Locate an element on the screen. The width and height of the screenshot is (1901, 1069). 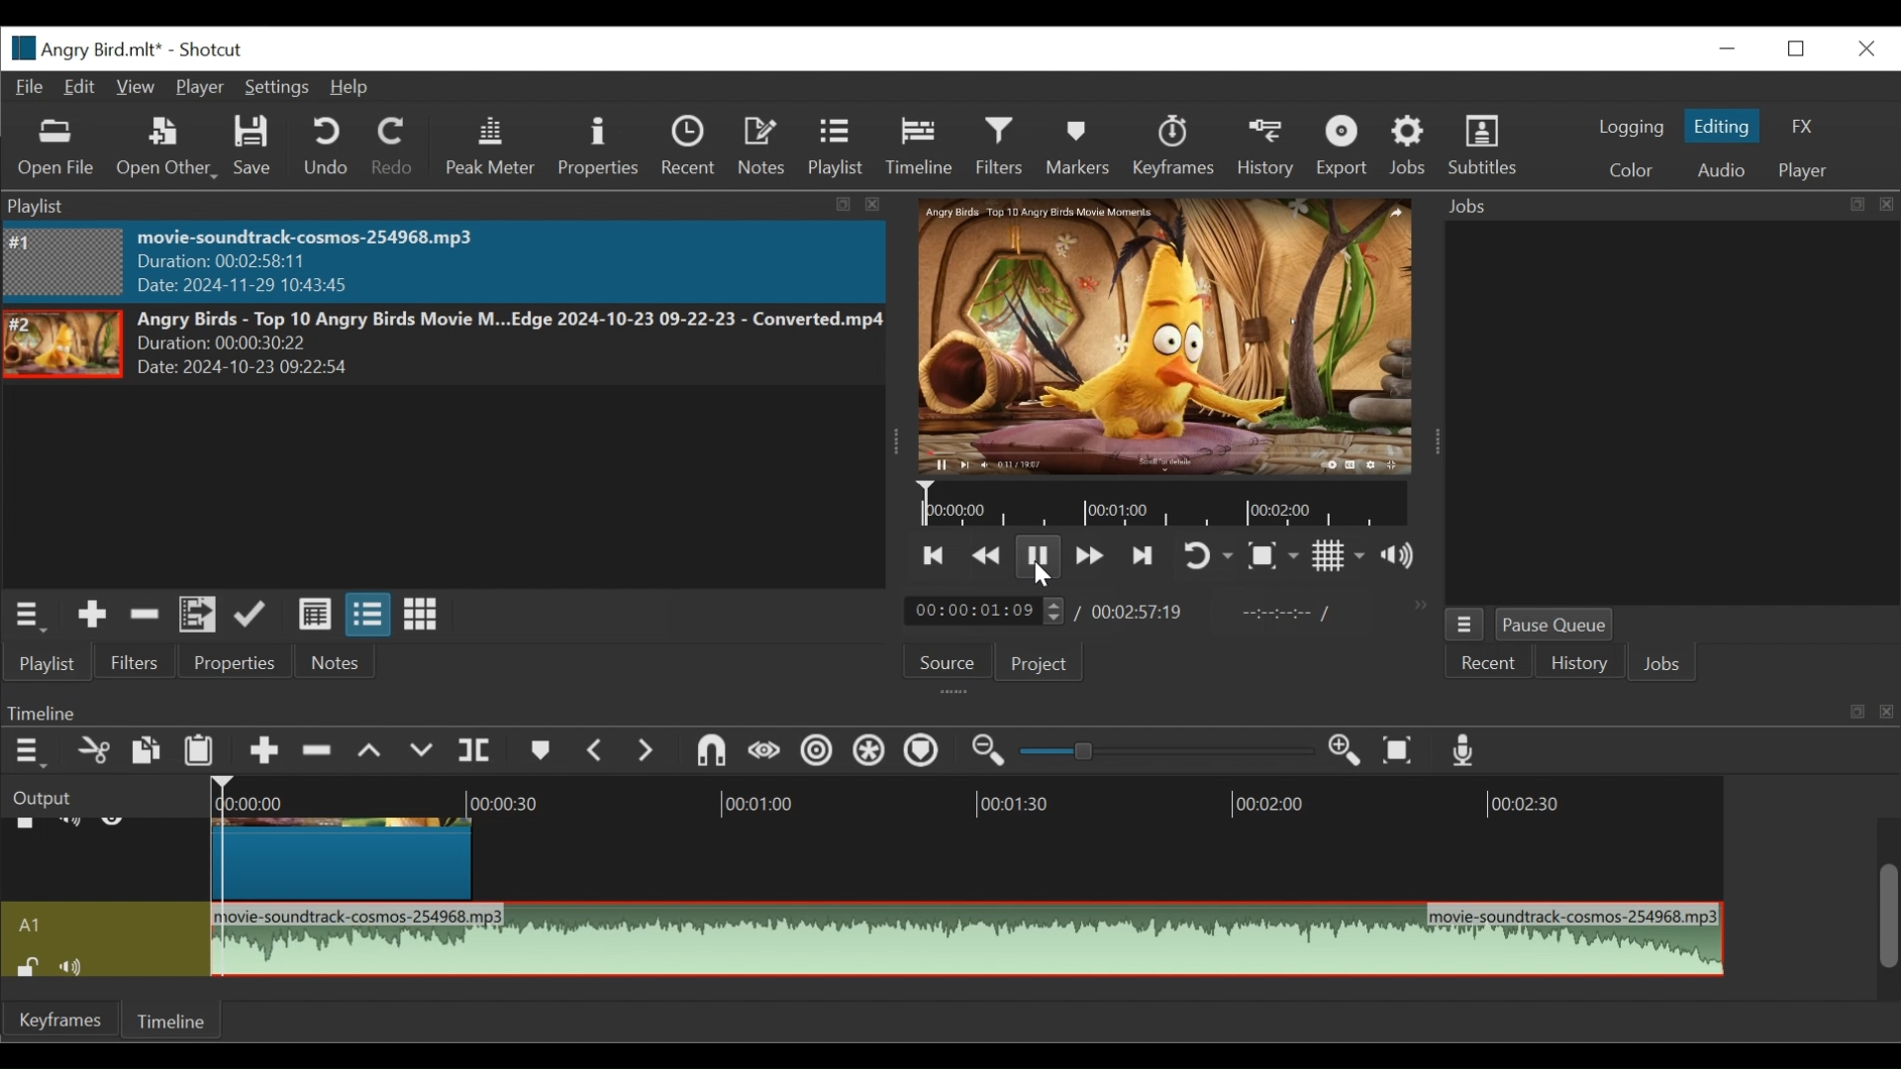
Timeline cursor is located at coordinates (223, 878).